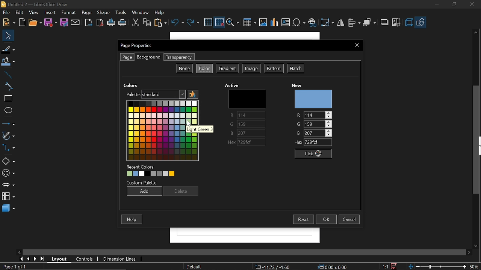 The height and width of the screenshot is (270, 481). What do you see at coordinates (50, 23) in the screenshot?
I see `Save` at bounding box center [50, 23].